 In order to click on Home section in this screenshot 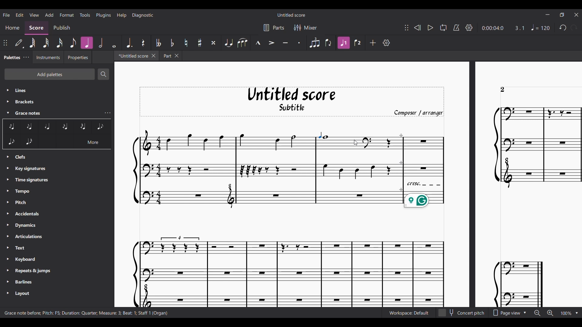, I will do `click(12, 28)`.